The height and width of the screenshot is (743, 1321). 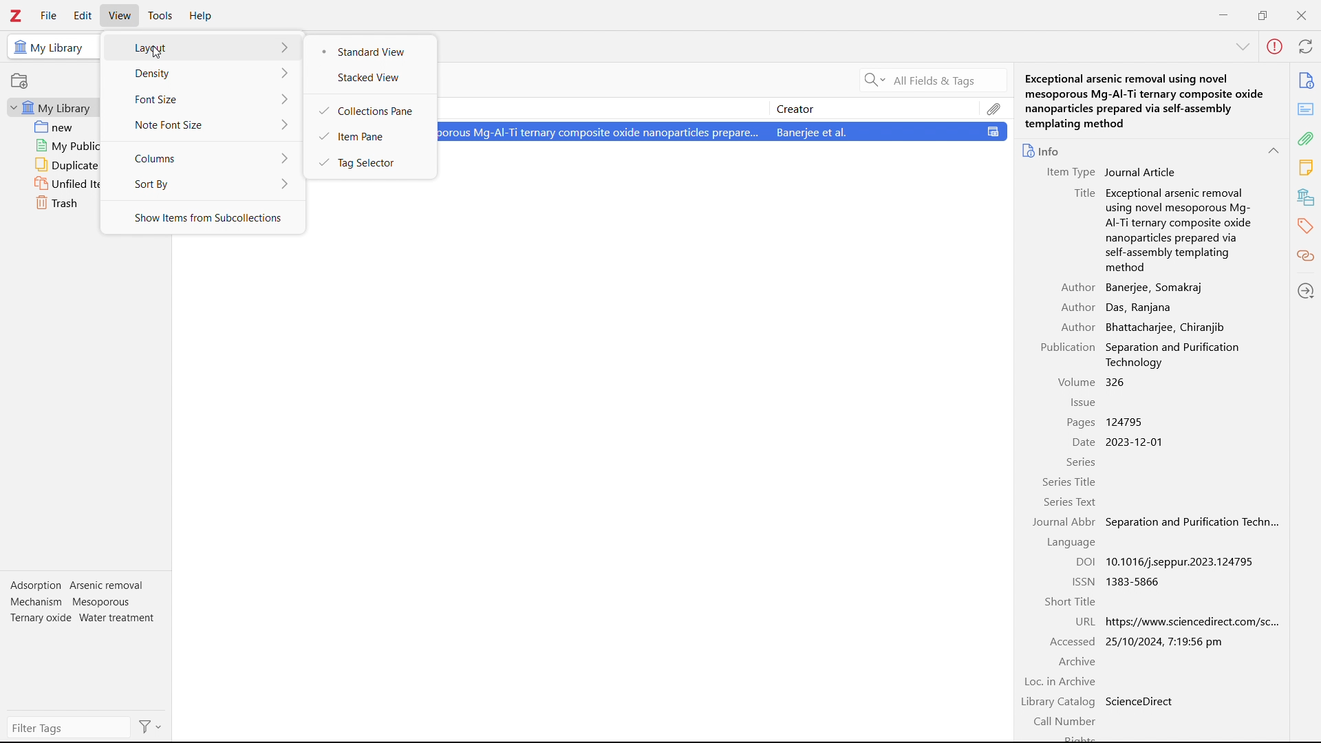 I want to click on Series Title, so click(x=1068, y=481).